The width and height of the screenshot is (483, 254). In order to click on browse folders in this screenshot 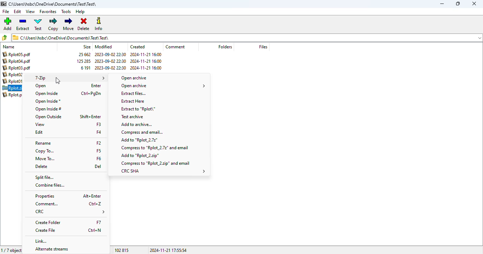, I will do `click(4, 37)`.